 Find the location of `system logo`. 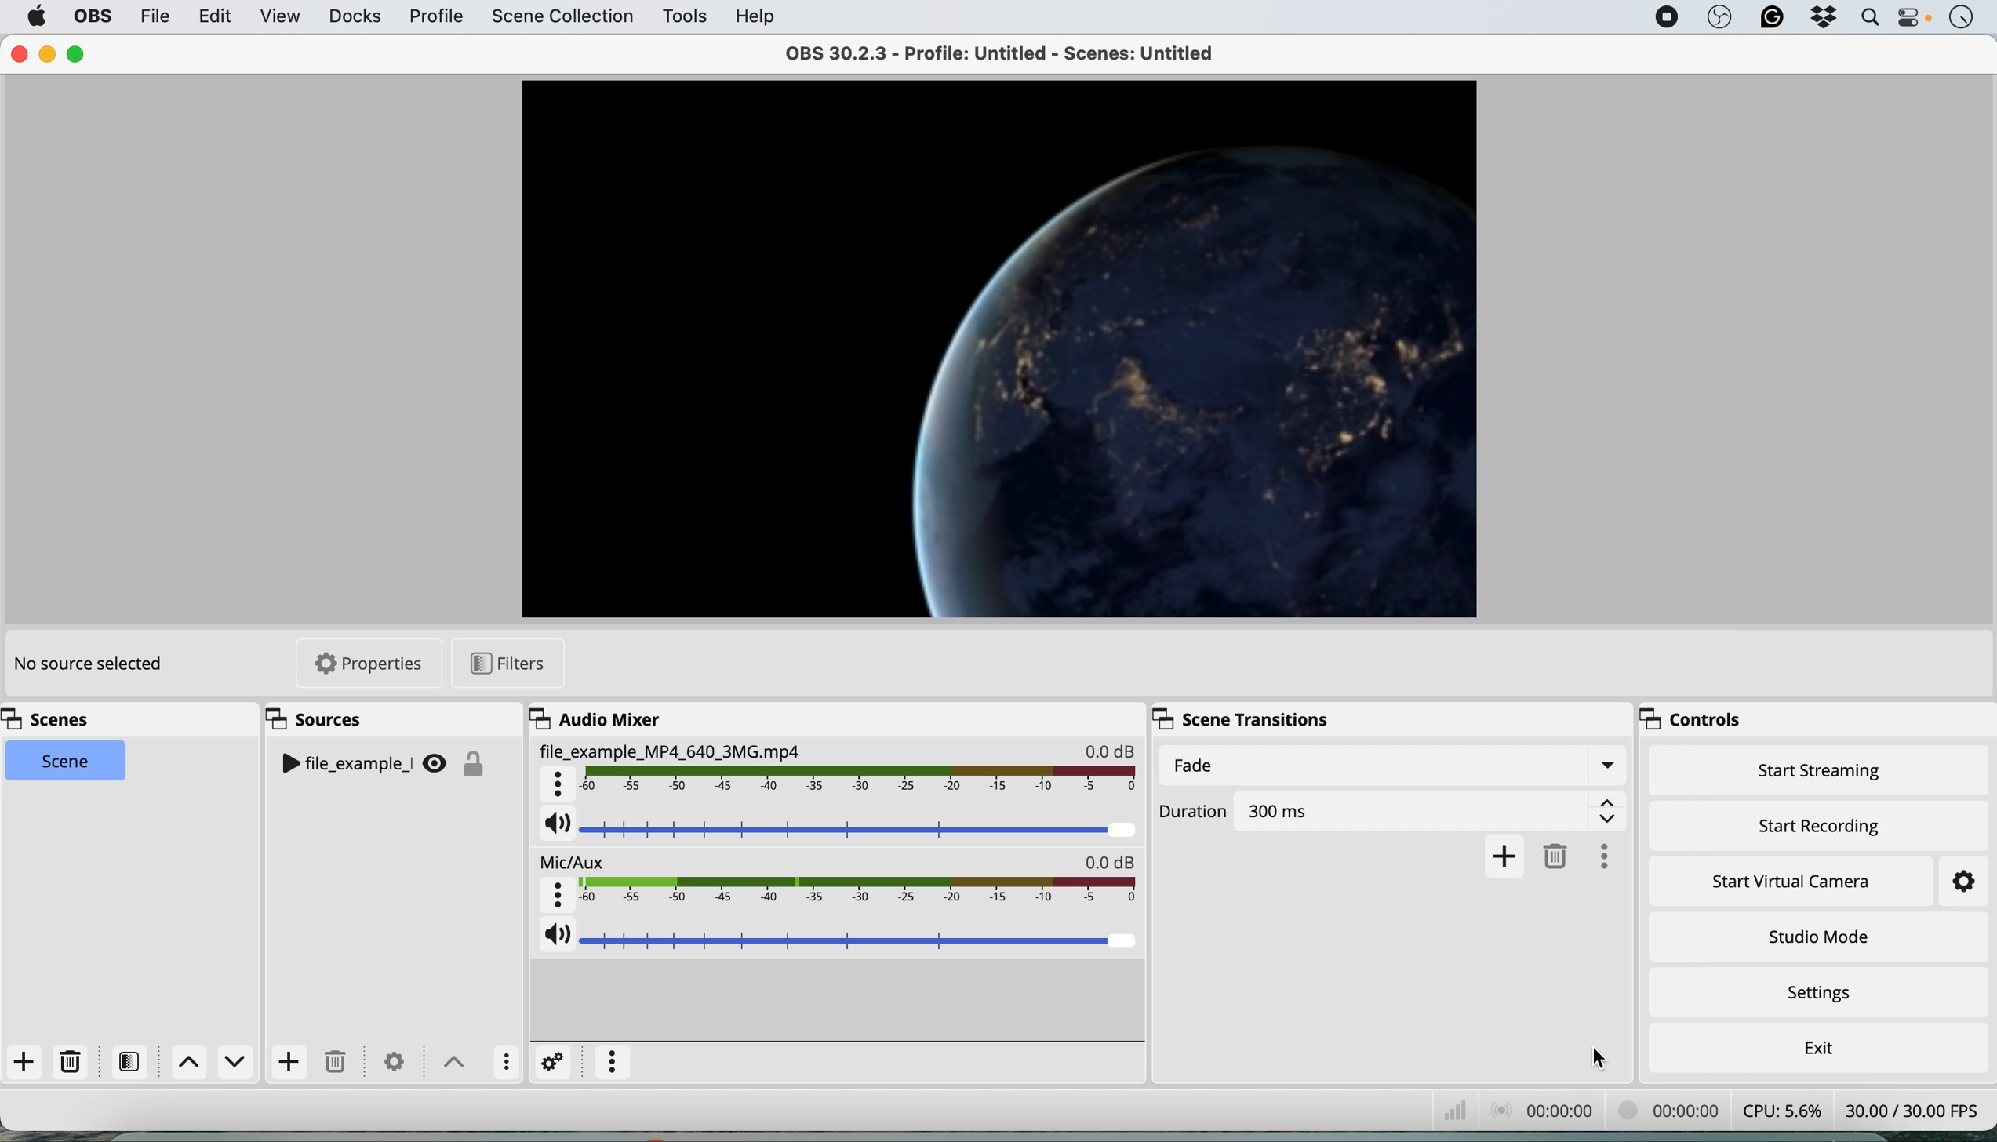

system logo is located at coordinates (37, 16).